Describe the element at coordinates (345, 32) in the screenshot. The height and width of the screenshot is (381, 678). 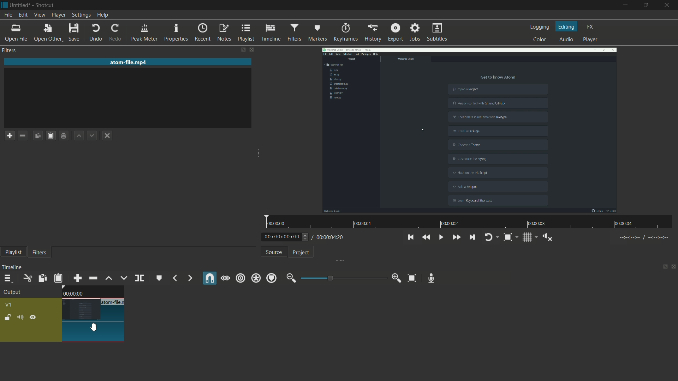
I see `keyframes` at that location.